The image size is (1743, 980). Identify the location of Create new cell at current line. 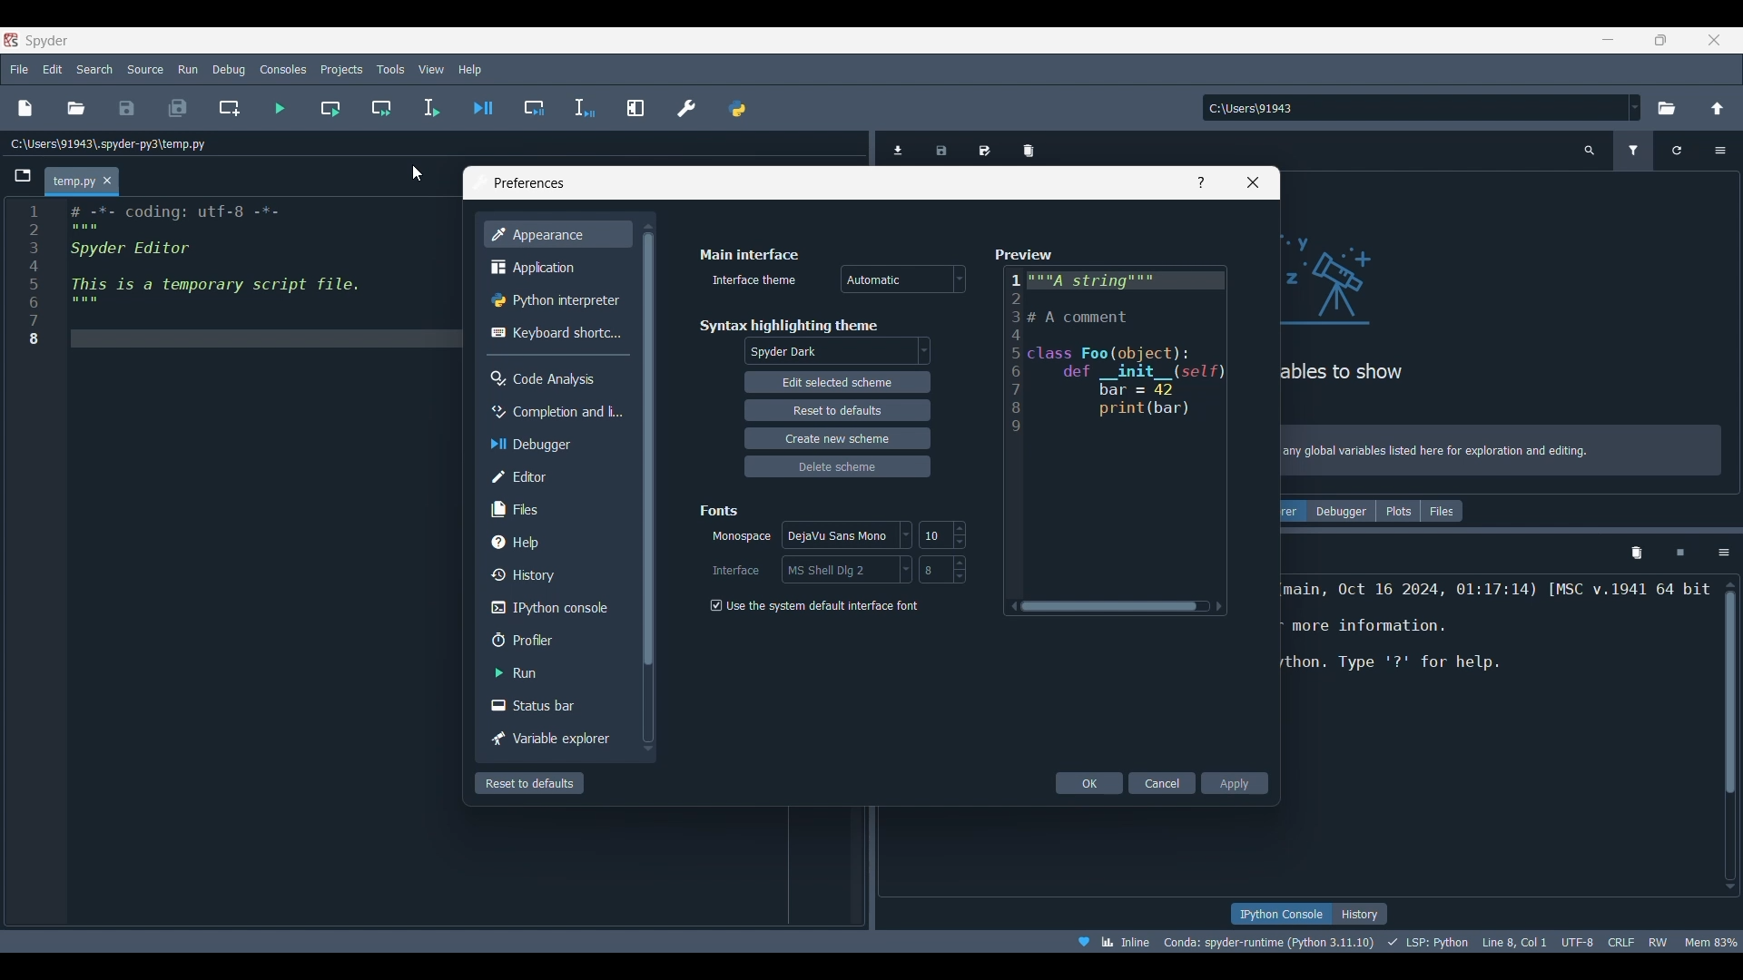
(229, 109).